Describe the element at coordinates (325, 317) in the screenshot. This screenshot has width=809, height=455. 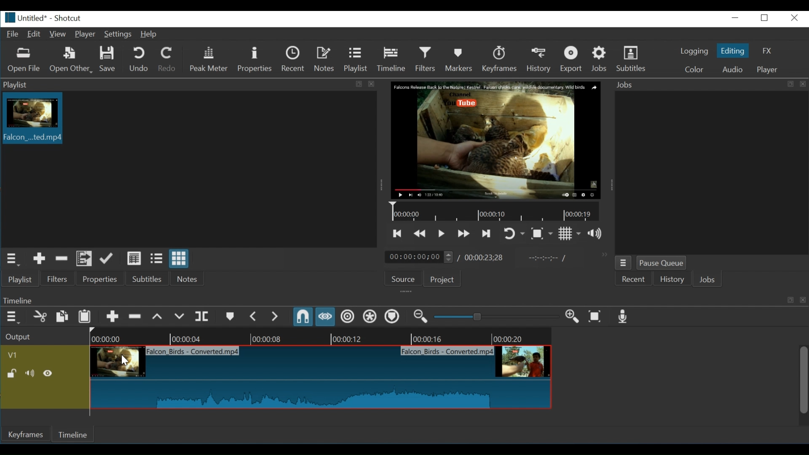
I see `Scrub while dragging` at that location.